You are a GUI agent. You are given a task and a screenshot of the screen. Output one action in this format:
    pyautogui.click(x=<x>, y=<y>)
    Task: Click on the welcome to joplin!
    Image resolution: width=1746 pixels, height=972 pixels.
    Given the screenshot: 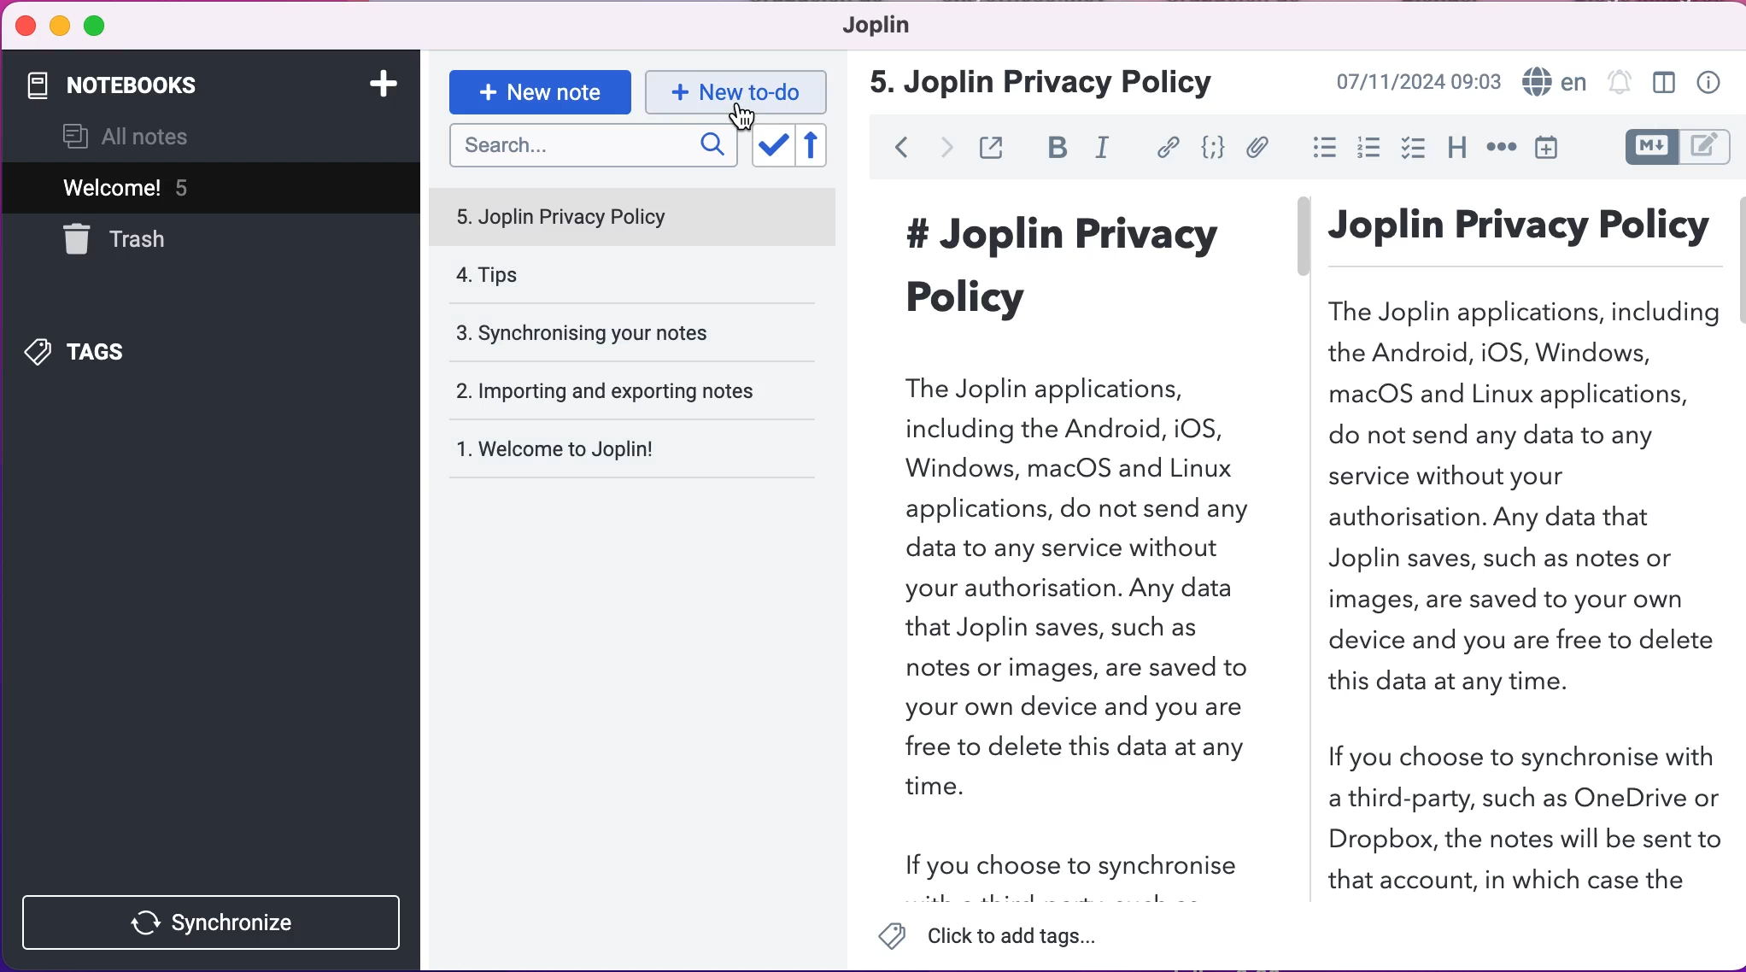 What is the action you would take?
    pyautogui.click(x=593, y=452)
    